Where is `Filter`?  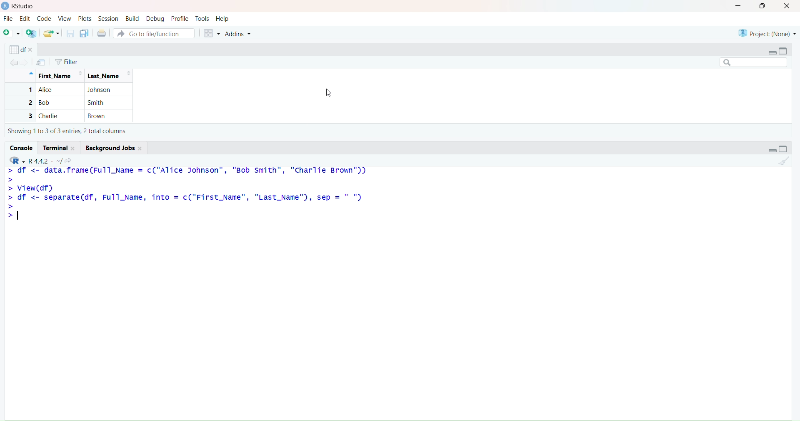
Filter is located at coordinates (67, 62).